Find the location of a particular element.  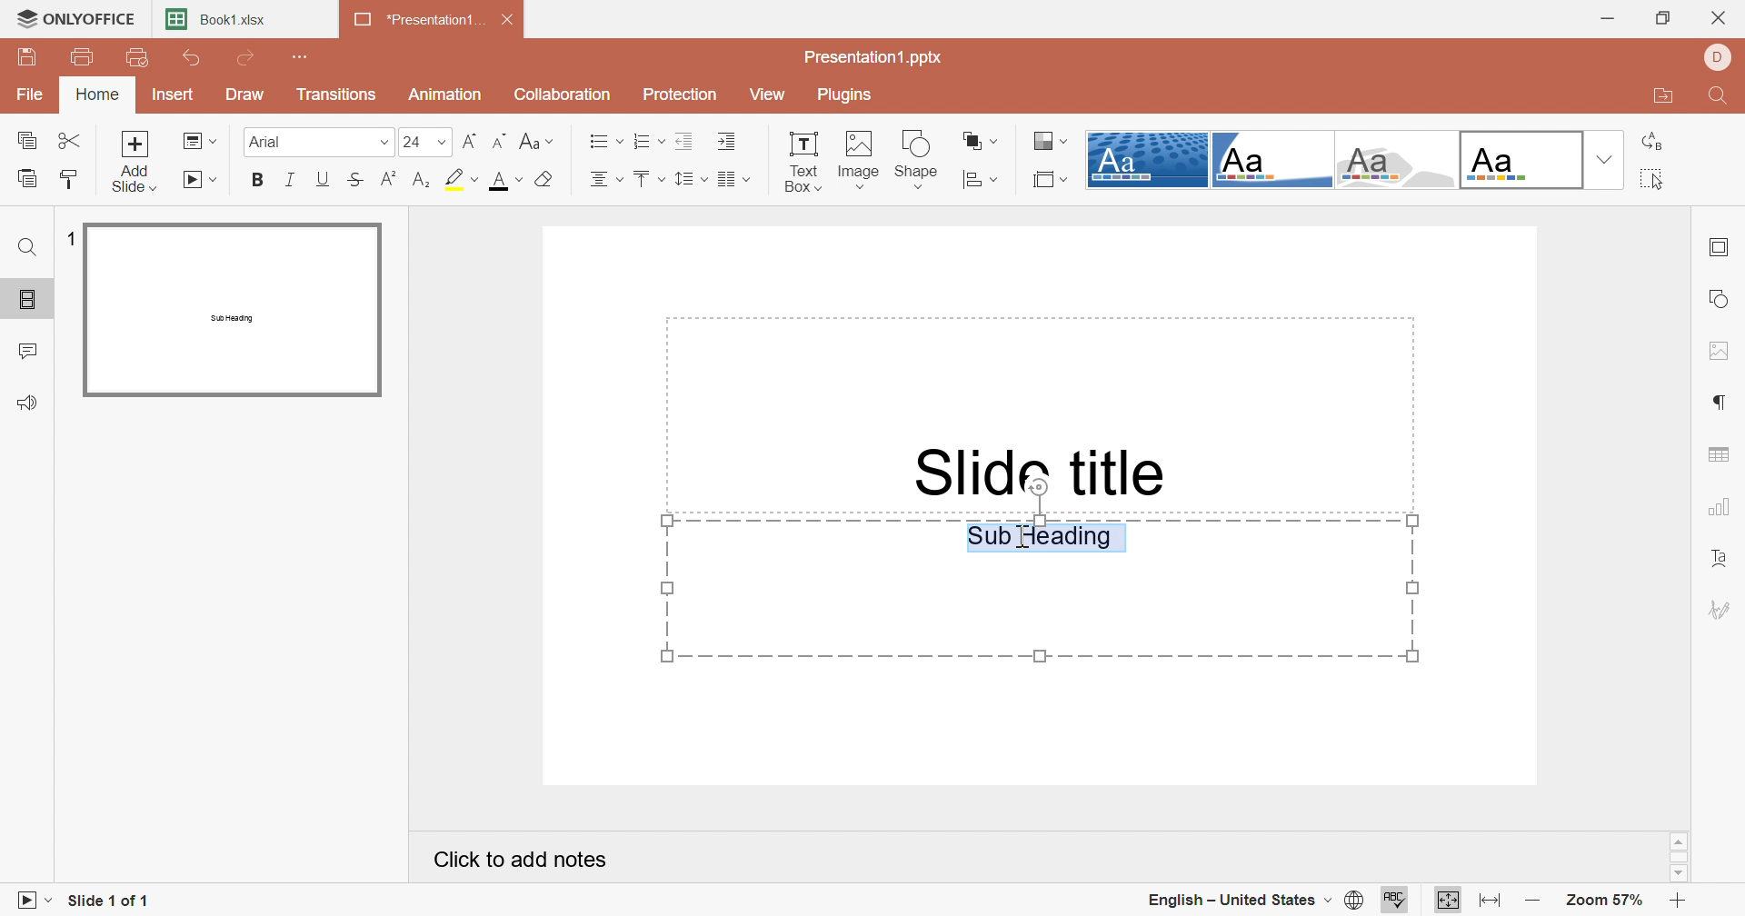

Feedback & Support is located at coordinates (31, 402).